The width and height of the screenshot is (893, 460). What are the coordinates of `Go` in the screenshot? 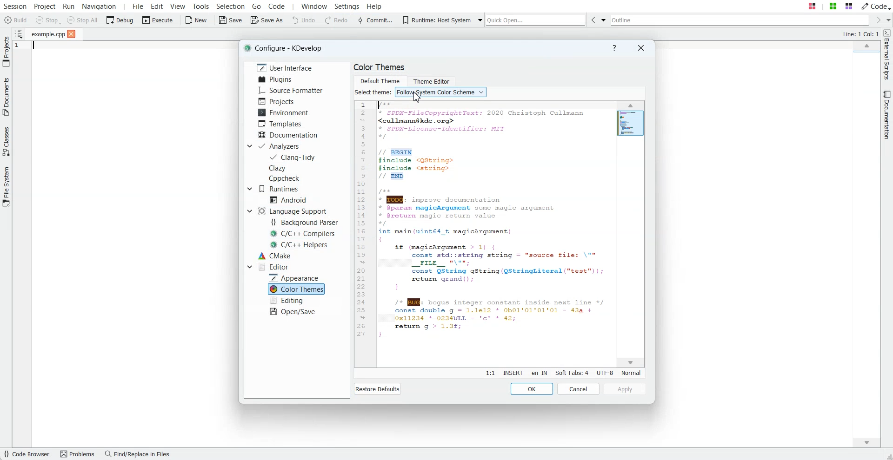 It's located at (257, 6).